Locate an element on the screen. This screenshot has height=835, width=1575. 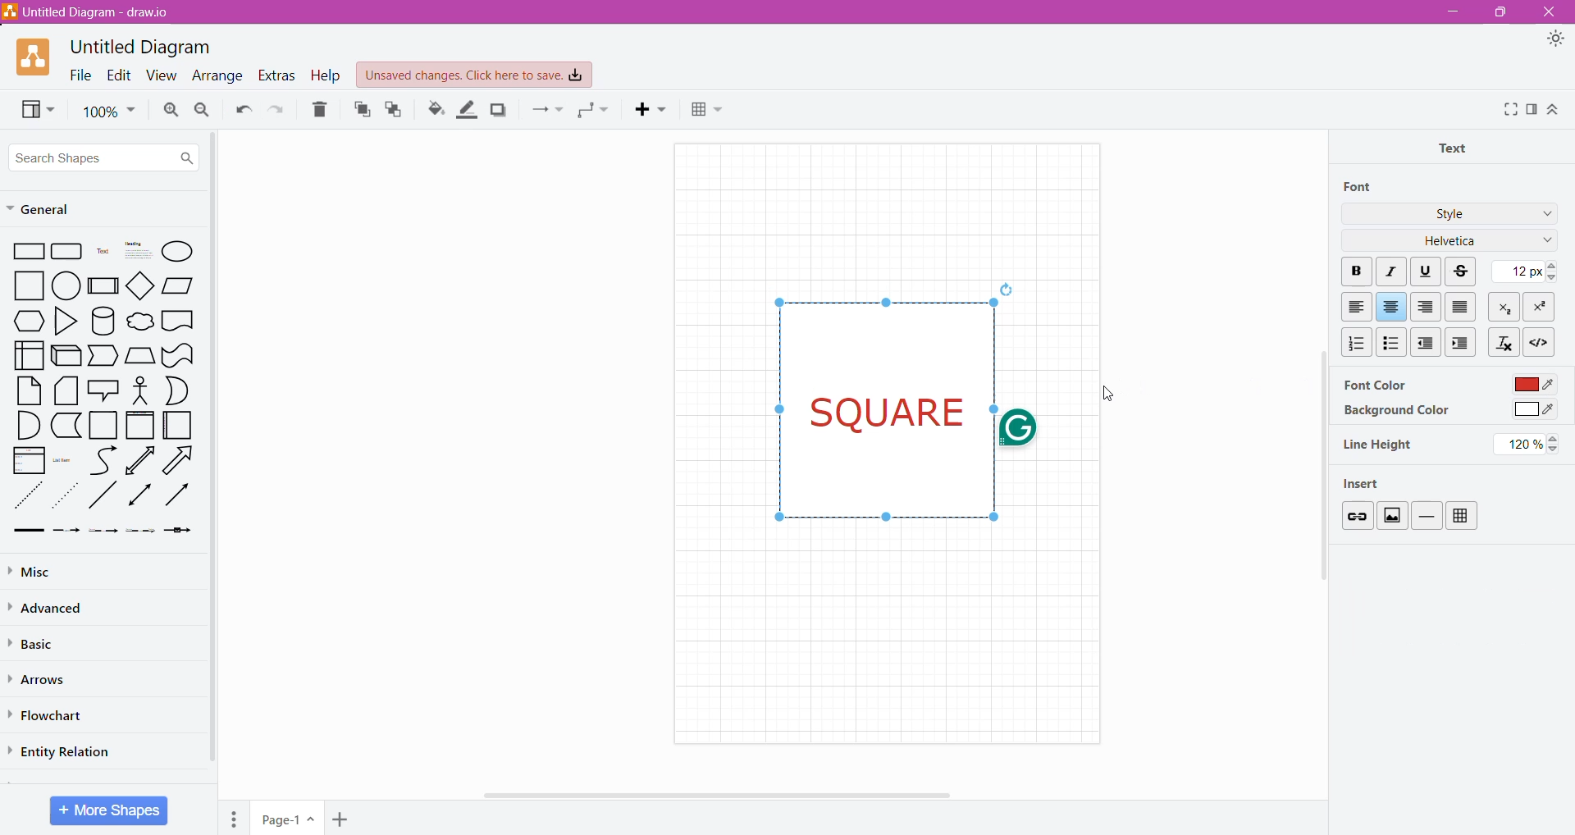
Trapezoid is located at coordinates (103, 357).